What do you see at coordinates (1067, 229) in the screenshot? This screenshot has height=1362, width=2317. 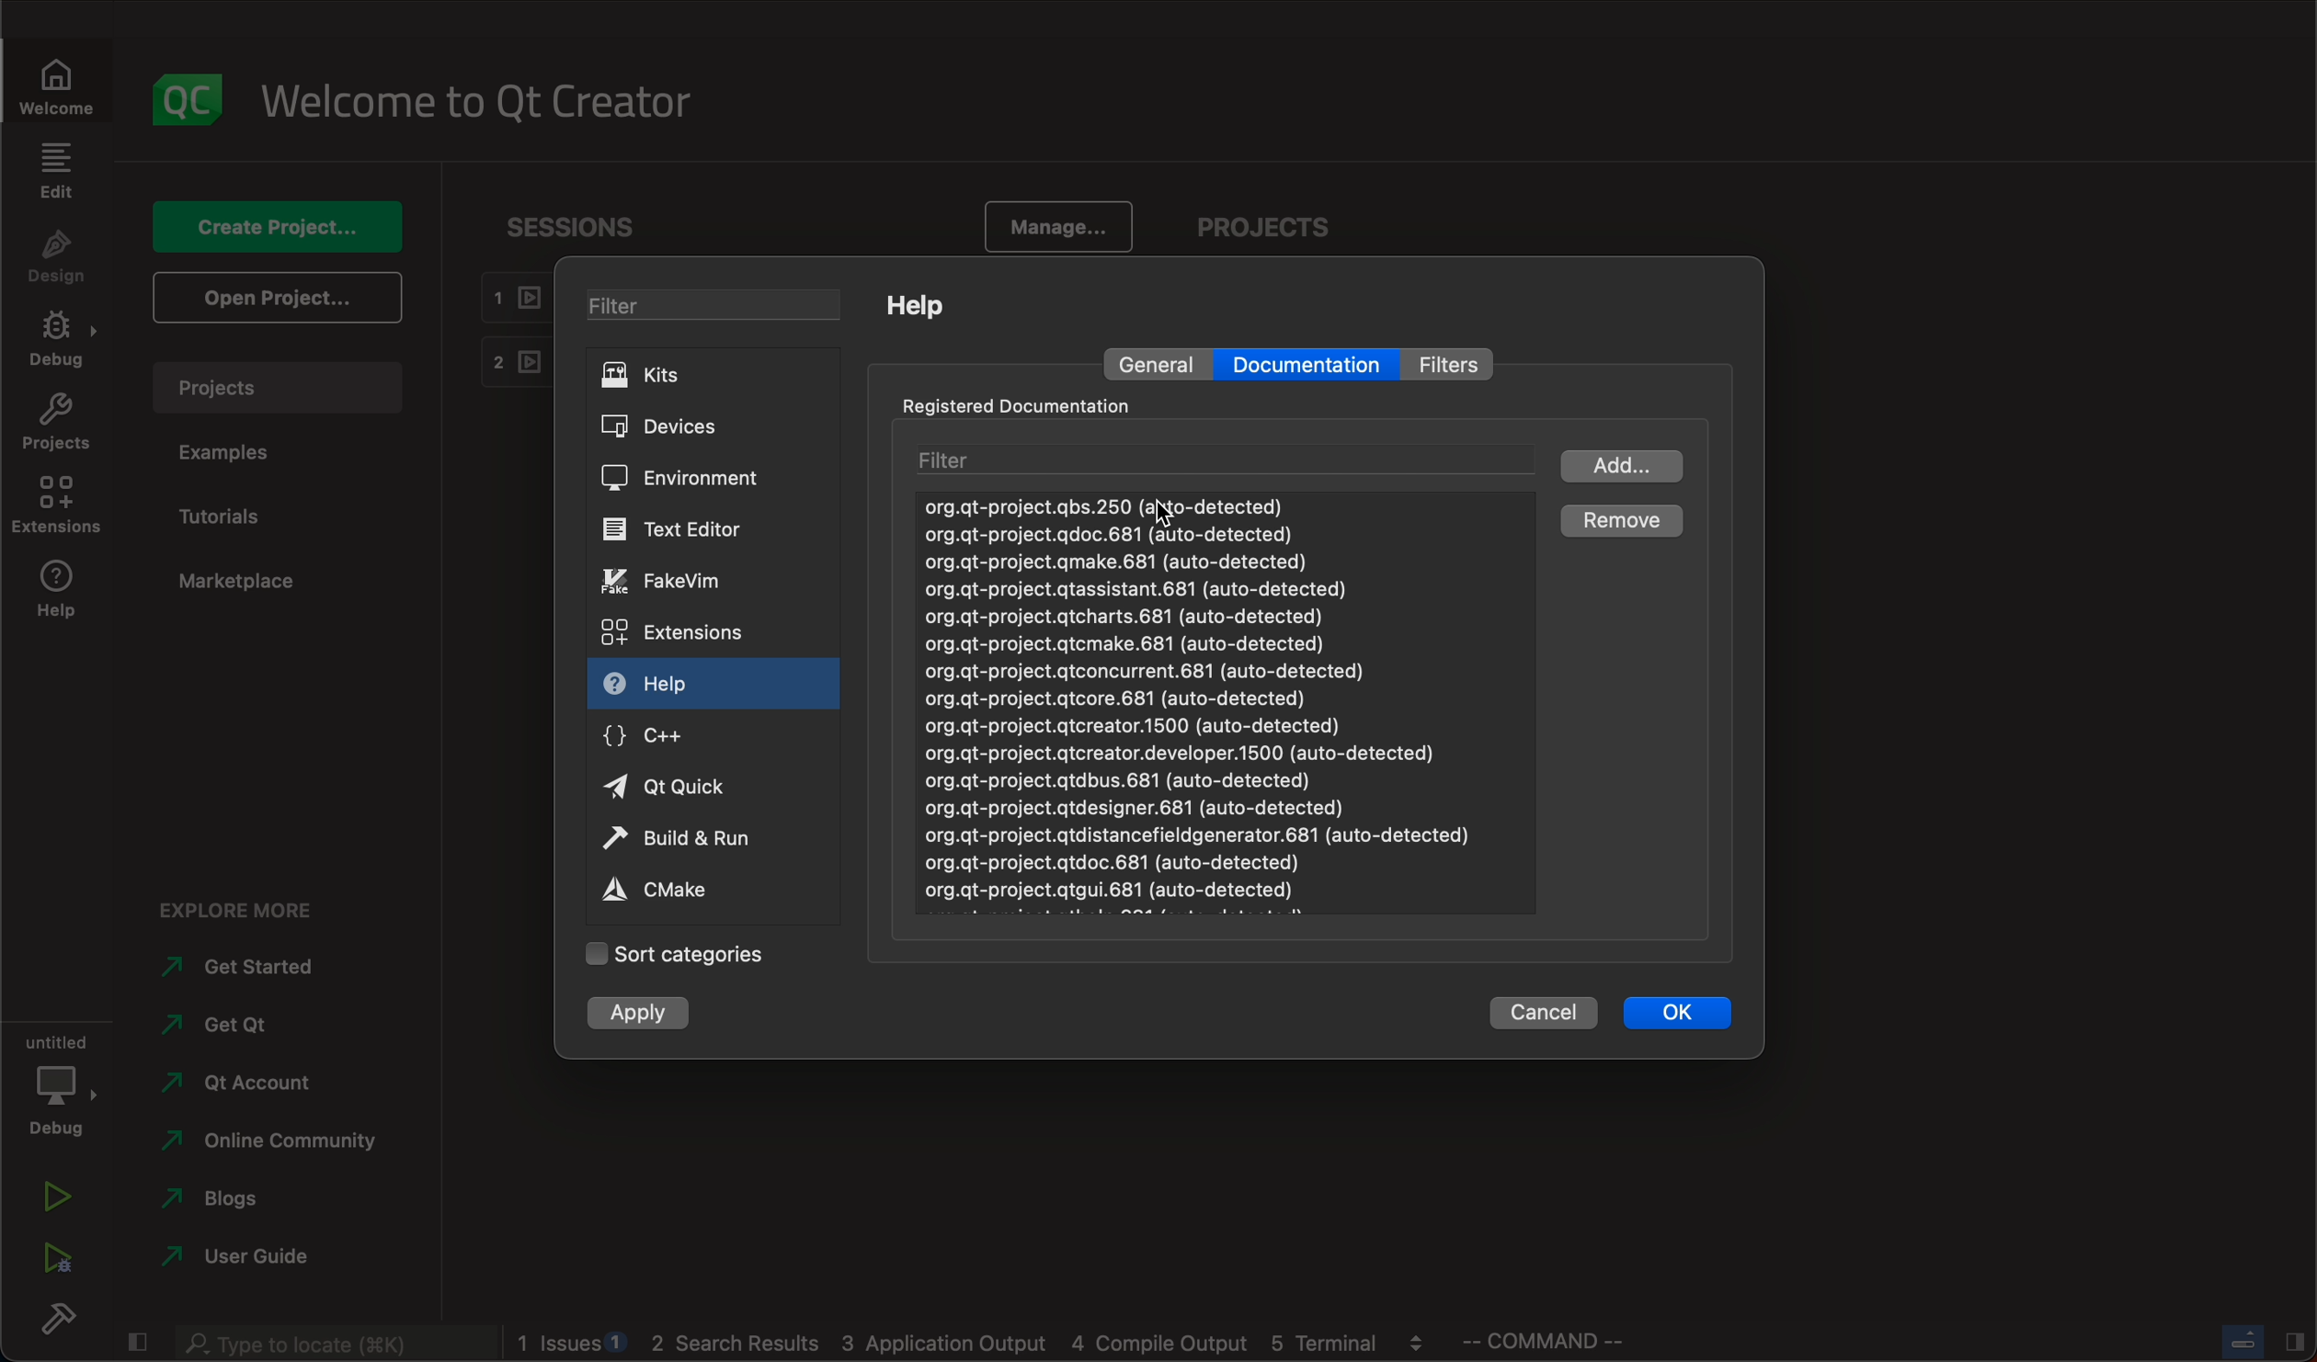 I see `manage` at bounding box center [1067, 229].